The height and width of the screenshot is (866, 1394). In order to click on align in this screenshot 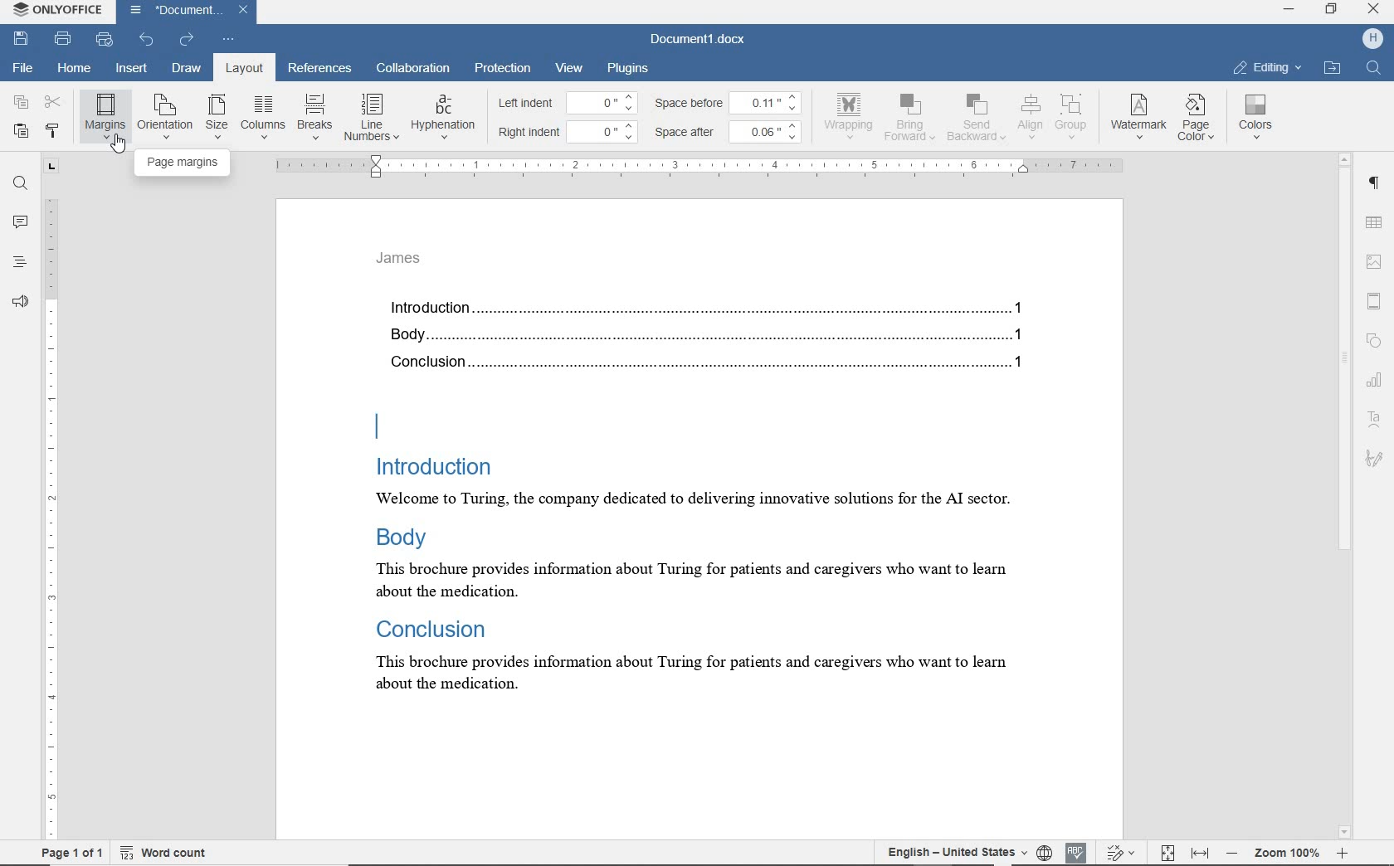, I will do `click(1028, 116)`.